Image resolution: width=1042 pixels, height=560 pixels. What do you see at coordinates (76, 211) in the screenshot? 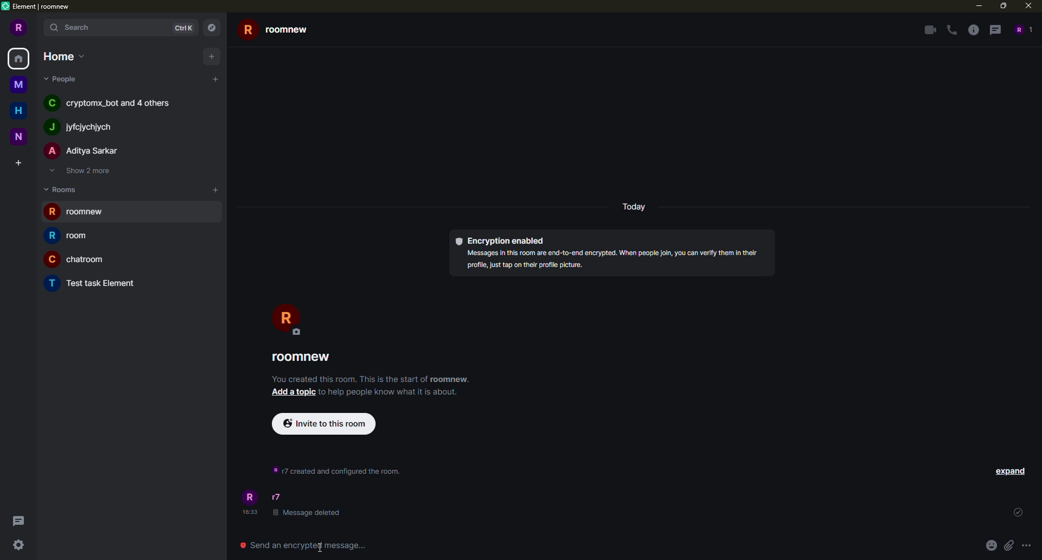
I see `room` at bounding box center [76, 211].